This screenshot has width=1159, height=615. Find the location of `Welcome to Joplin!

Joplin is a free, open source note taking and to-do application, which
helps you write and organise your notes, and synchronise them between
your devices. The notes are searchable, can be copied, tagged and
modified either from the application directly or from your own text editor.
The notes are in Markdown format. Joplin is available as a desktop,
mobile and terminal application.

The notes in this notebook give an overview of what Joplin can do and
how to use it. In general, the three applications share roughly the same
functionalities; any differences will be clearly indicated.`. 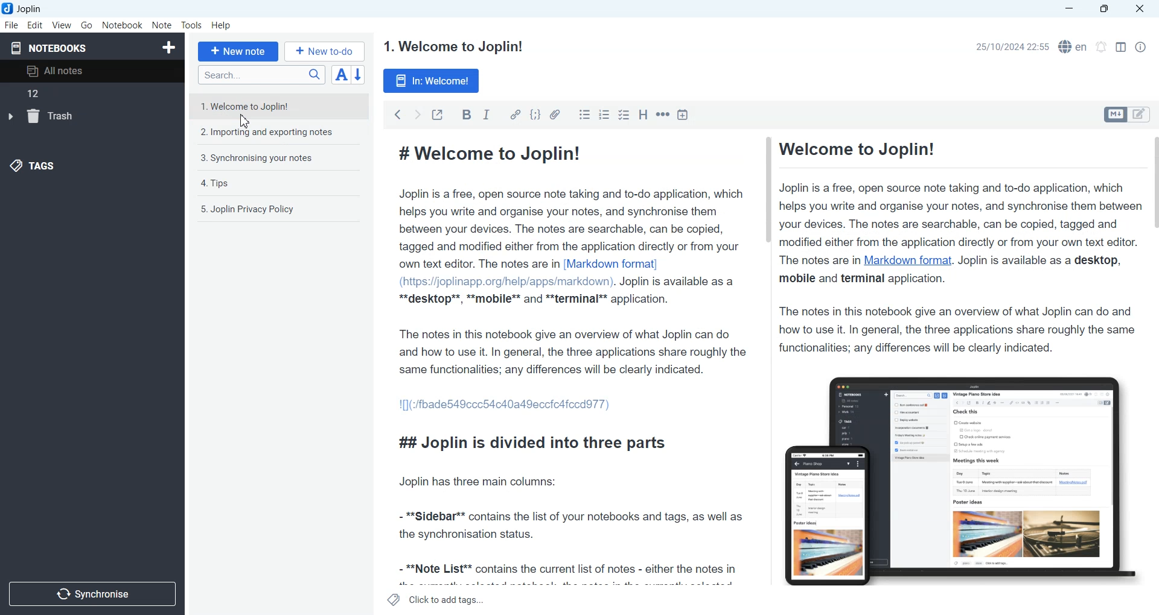

Welcome to Joplin!

Joplin is a free, open source note taking and to-do application, which
helps you write and organise your notes, and synchronise them between
your devices. The notes are searchable, can be copied, tagged and
modified either from the application directly or from your own text editor.
The notes are in Markdown format. Joplin is available as a desktop,
mobile and terminal application.

The notes in this notebook give an overview of what Joplin can do and
how to use it. In general, the three applications share roughly the same
functionalities; any differences will be clearly indicated. is located at coordinates (956, 247).